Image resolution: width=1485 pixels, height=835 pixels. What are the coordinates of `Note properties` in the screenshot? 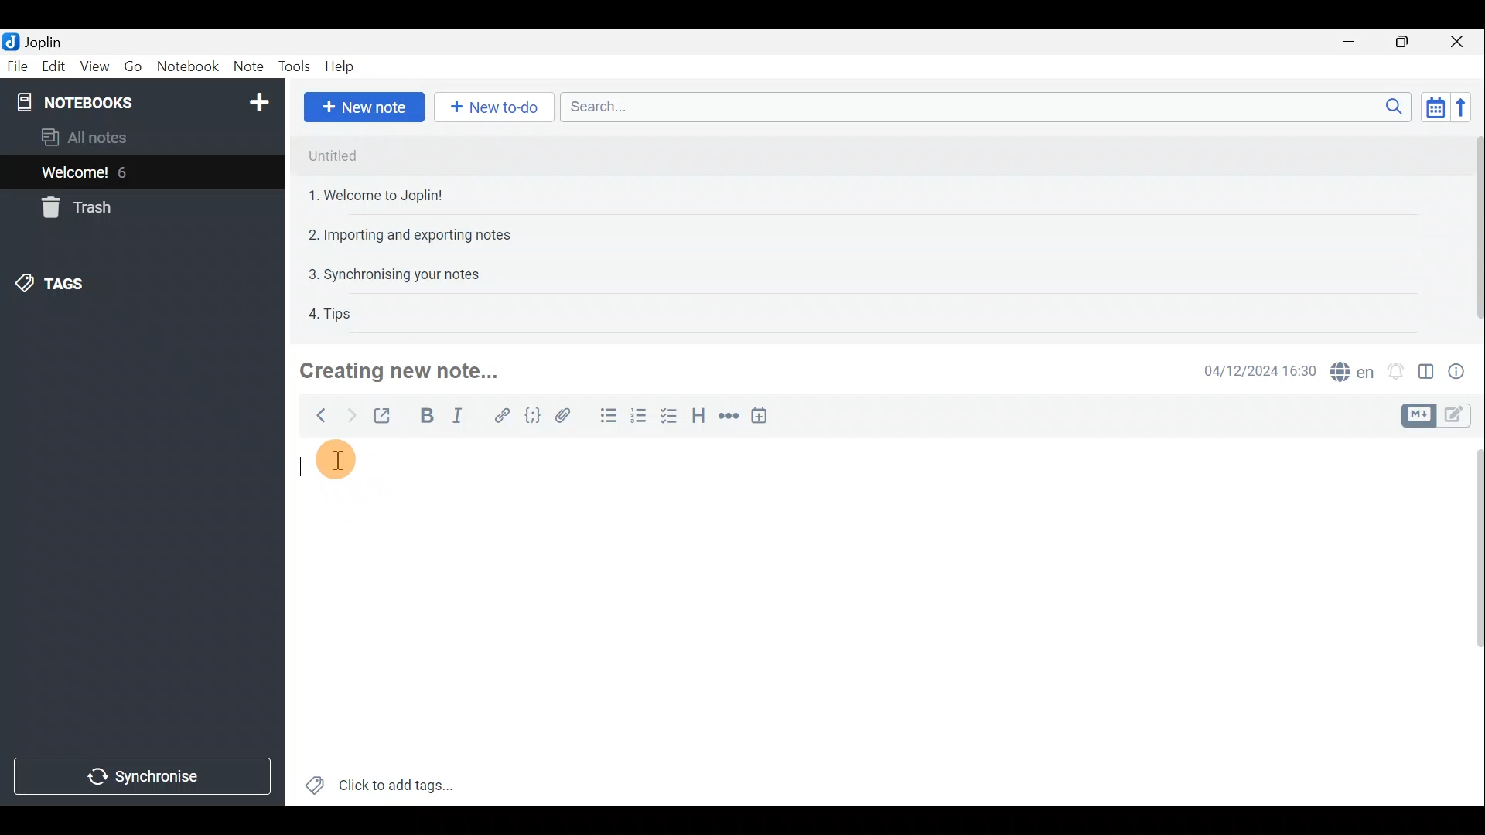 It's located at (1462, 370).